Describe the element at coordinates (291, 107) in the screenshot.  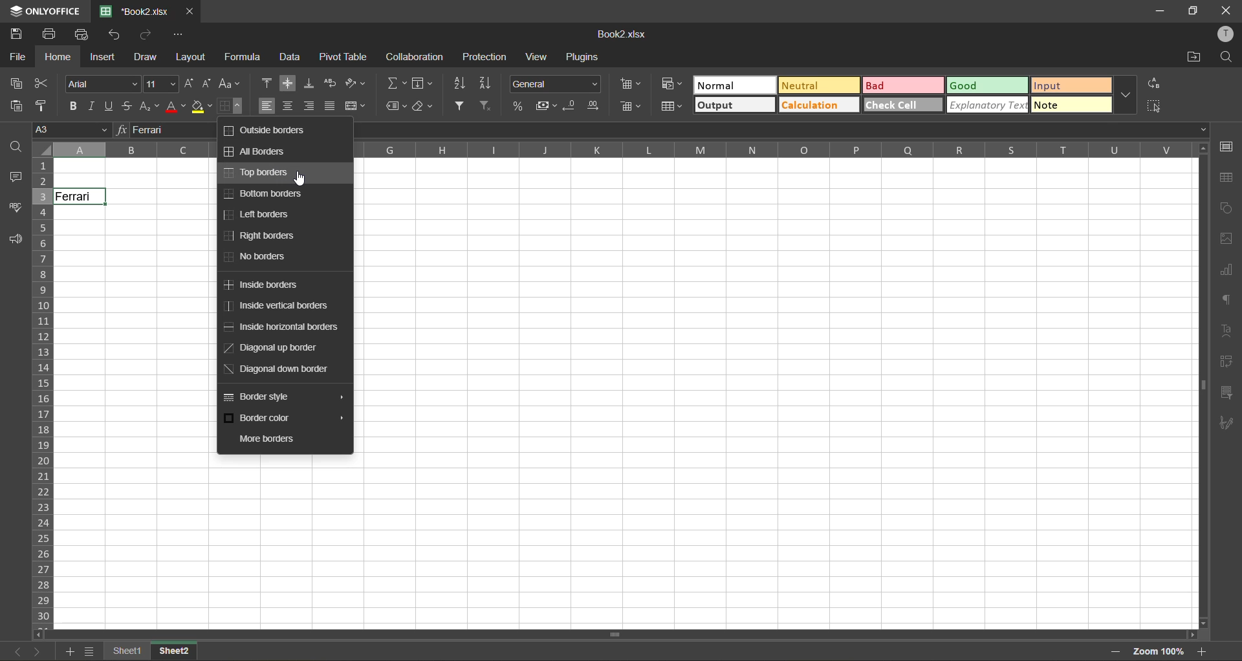
I see `align center` at that location.